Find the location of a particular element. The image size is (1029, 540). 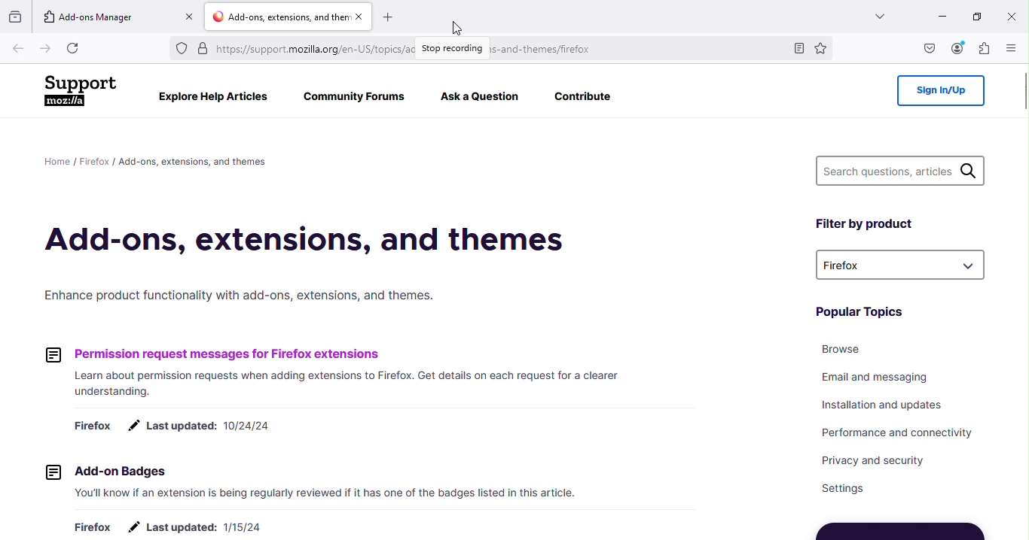

Contribute is located at coordinates (581, 98).